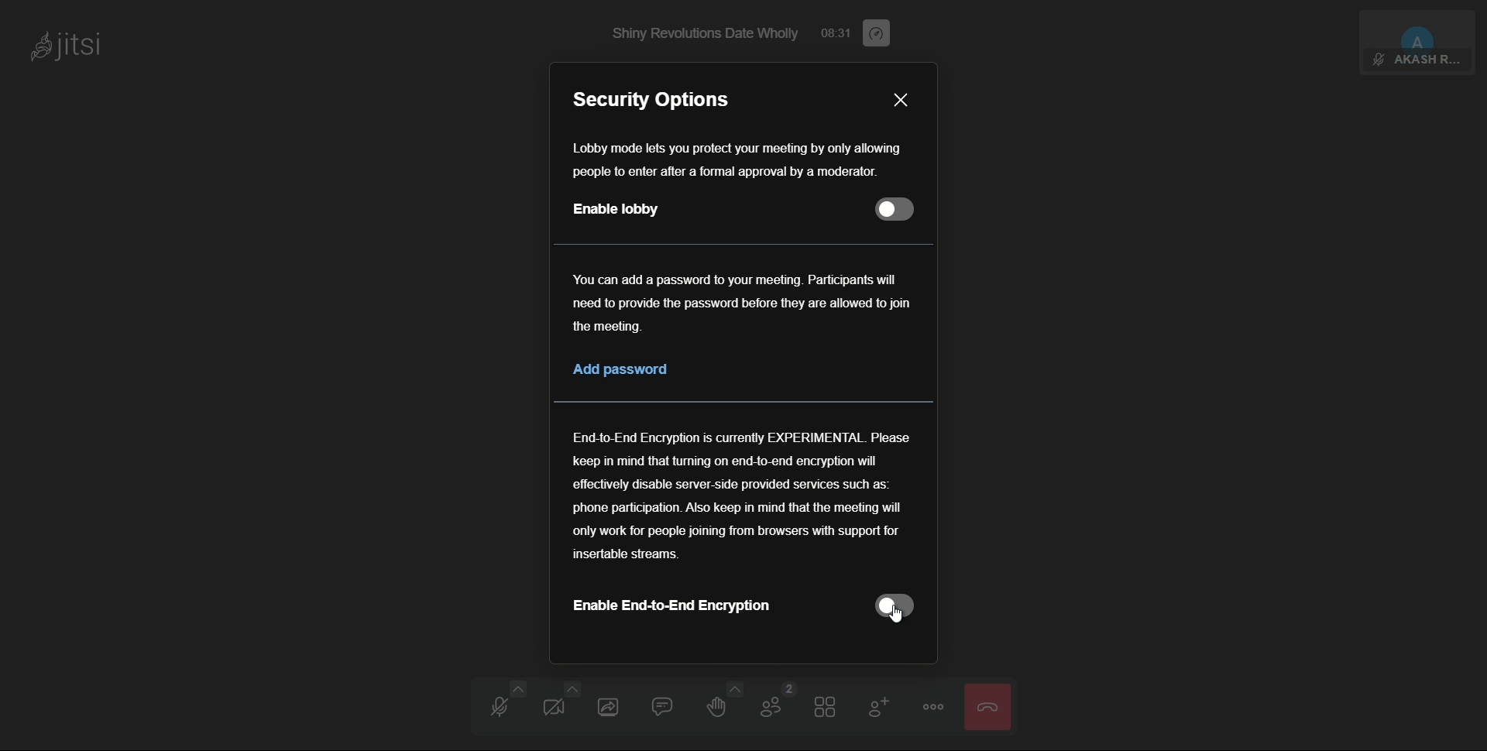  Describe the element at coordinates (557, 705) in the screenshot. I see `camera off` at that location.